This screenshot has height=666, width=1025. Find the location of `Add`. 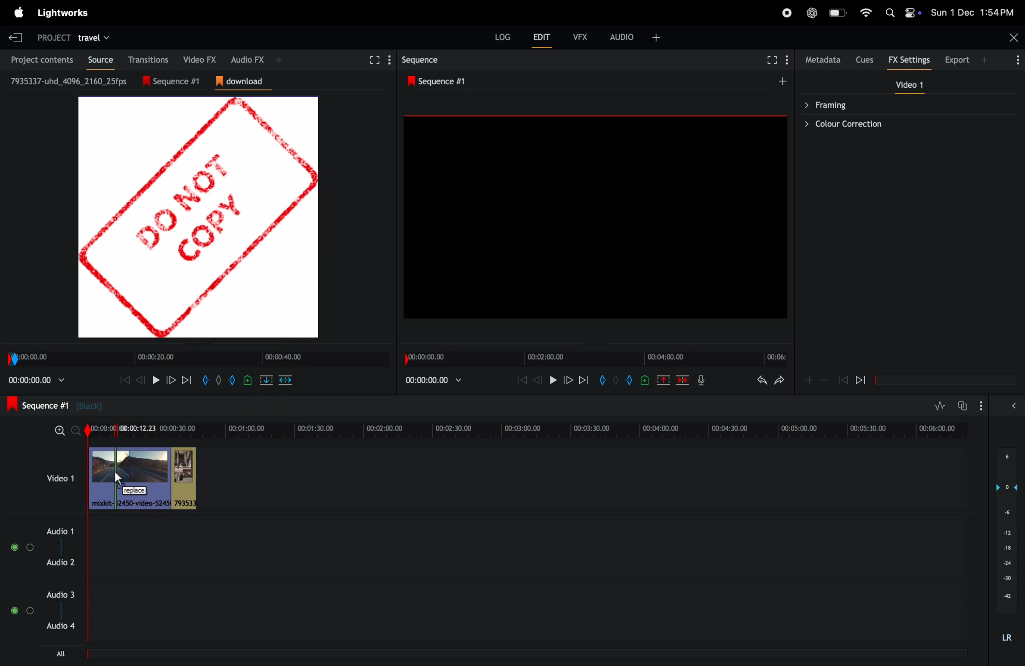

Add is located at coordinates (783, 81).